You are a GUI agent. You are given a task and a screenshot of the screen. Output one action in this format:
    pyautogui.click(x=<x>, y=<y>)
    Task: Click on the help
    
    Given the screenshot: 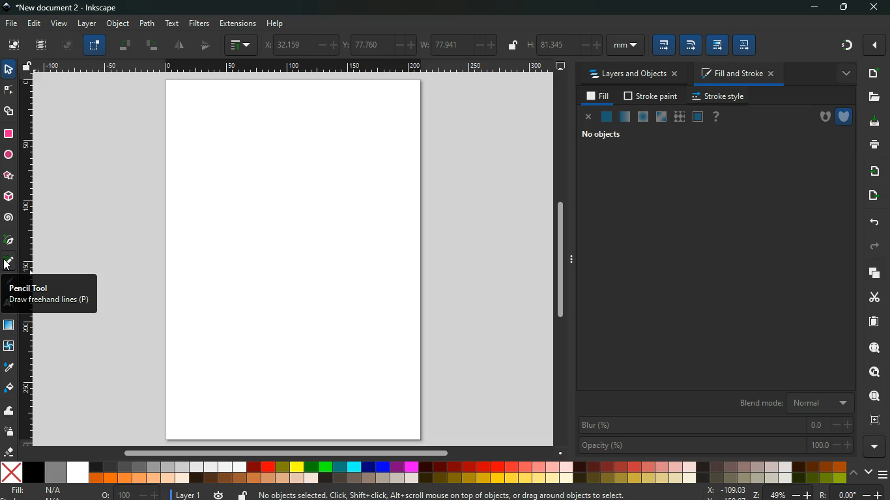 What is the action you would take?
    pyautogui.click(x=719, y=117)
    